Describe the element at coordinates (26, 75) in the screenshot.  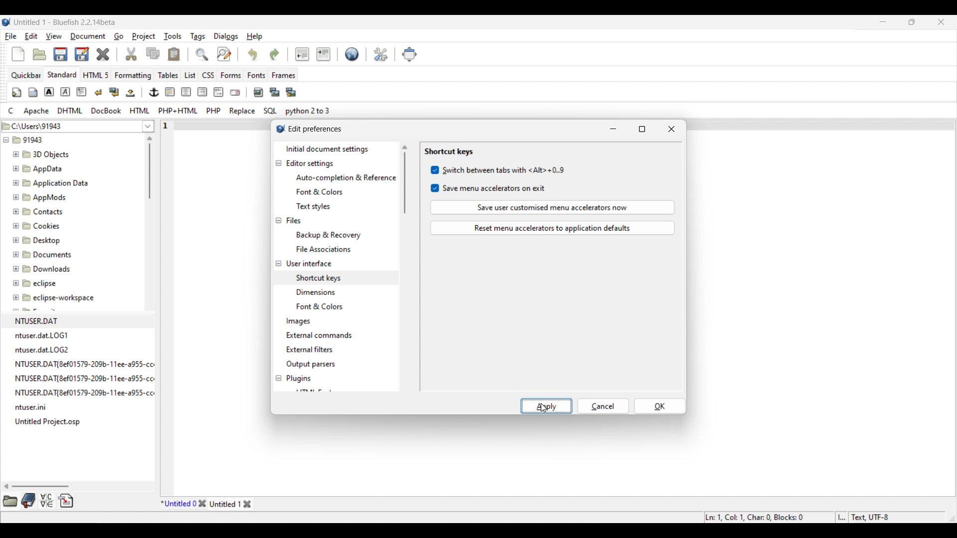
I see `Quickbar` at that location.